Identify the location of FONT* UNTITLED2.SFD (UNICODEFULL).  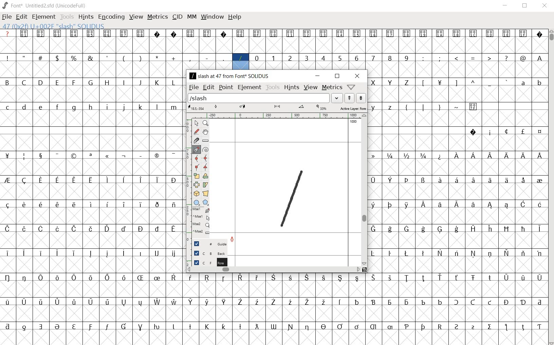
(44, 5).